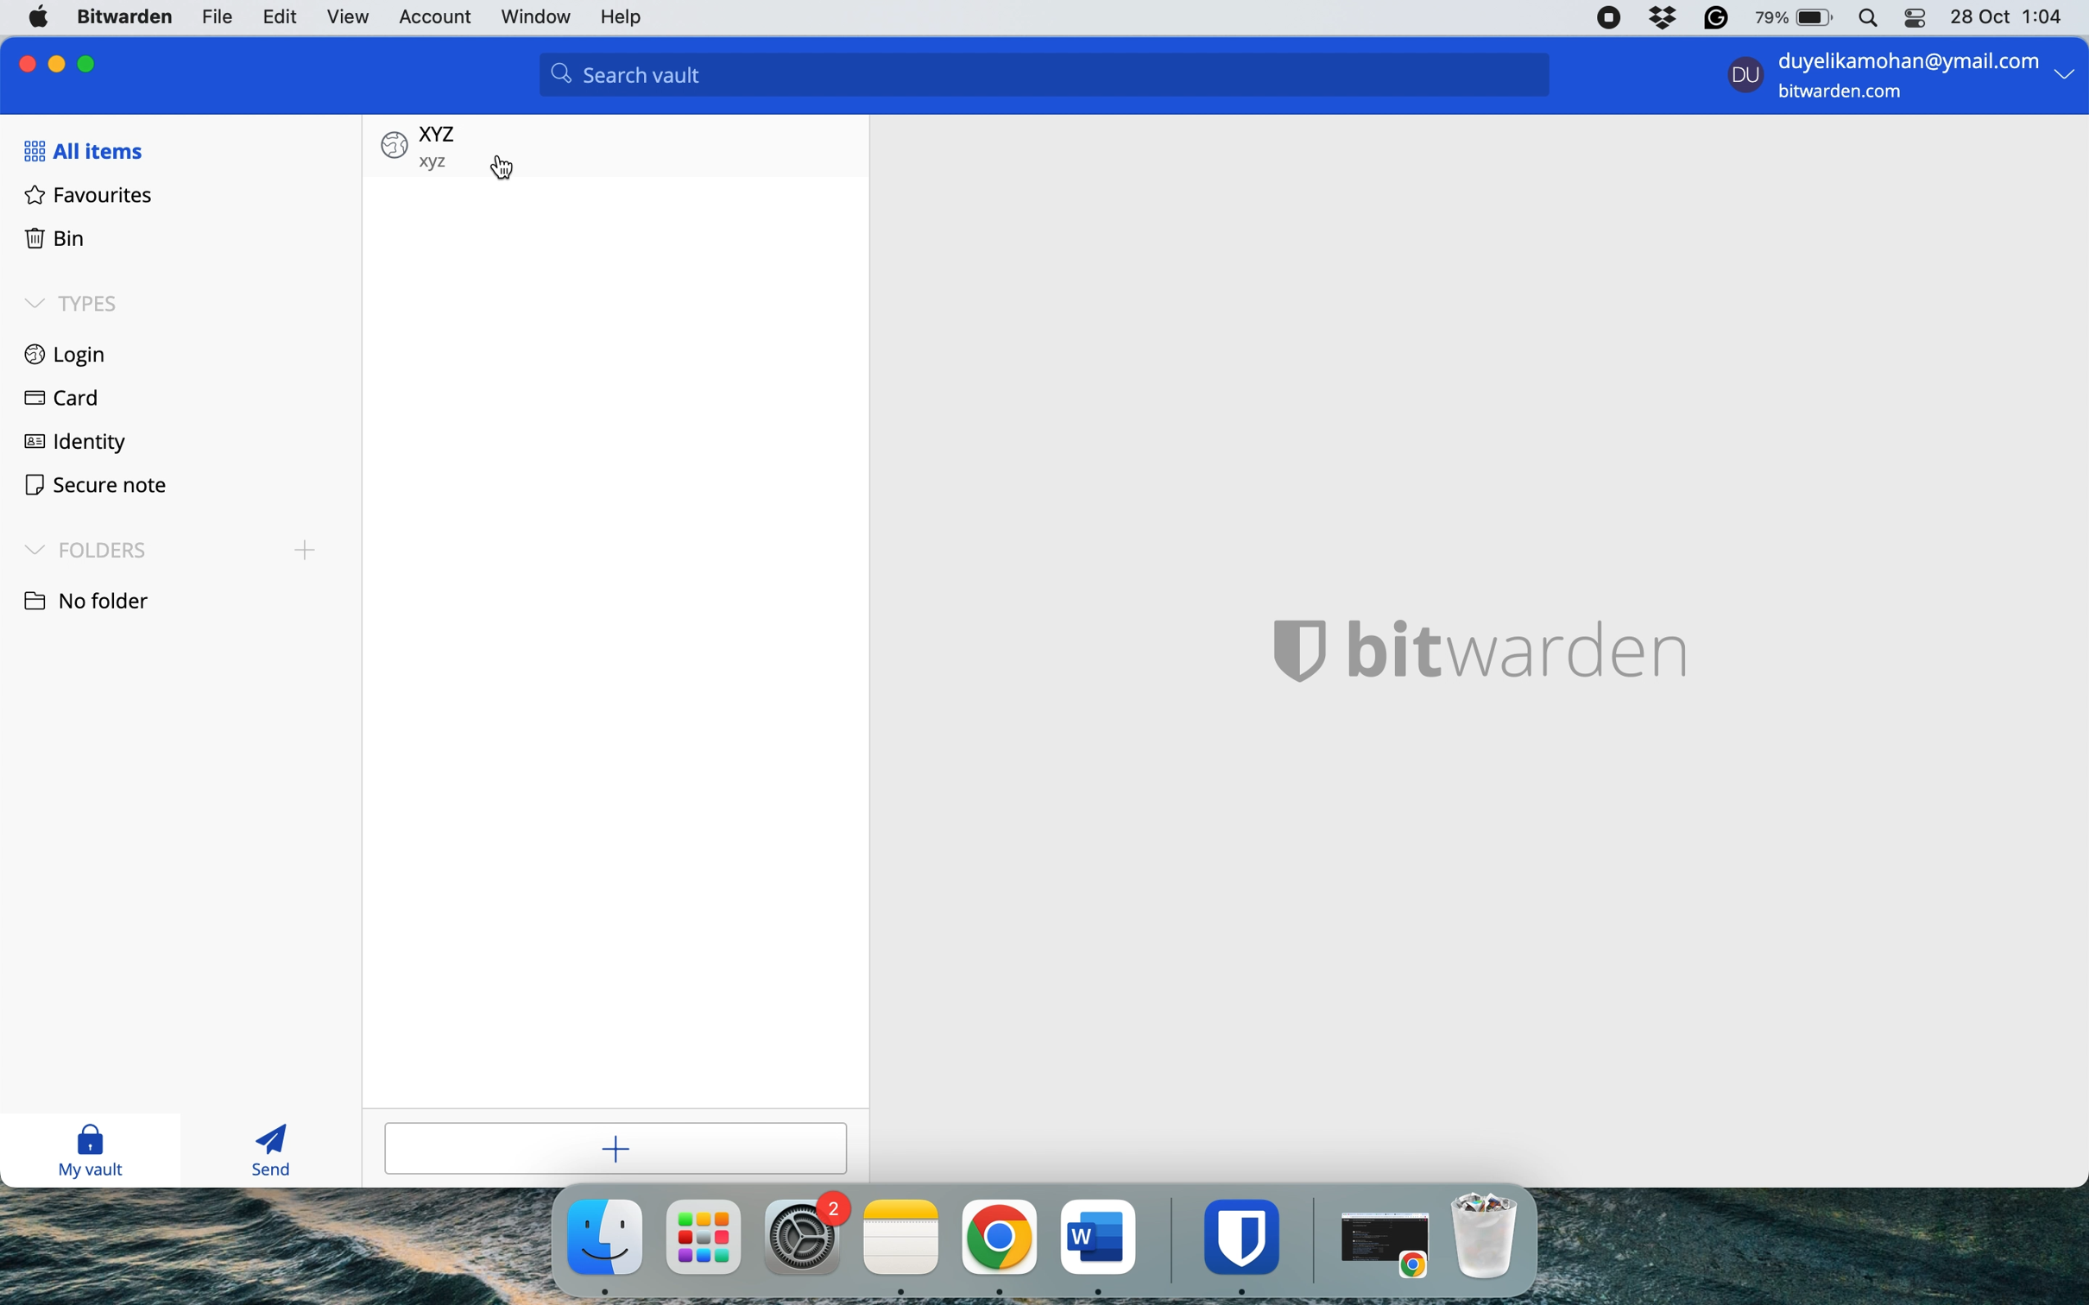 The image size is (2089, 1305). I want to click on notes, so click(903, 1238).